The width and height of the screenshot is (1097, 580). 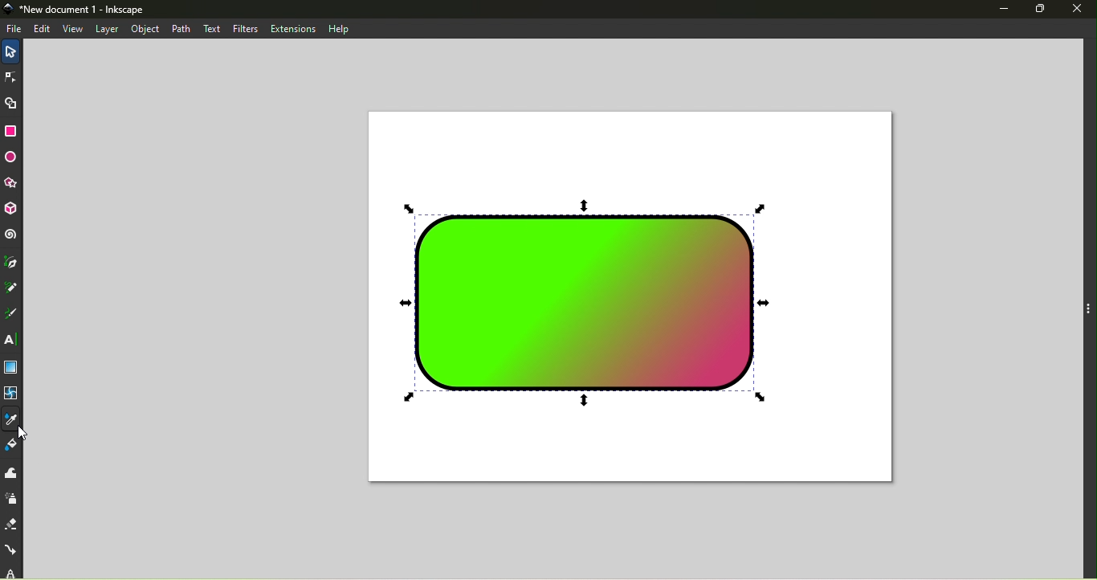 I want to click on cursor, so click(x=25, y=434).